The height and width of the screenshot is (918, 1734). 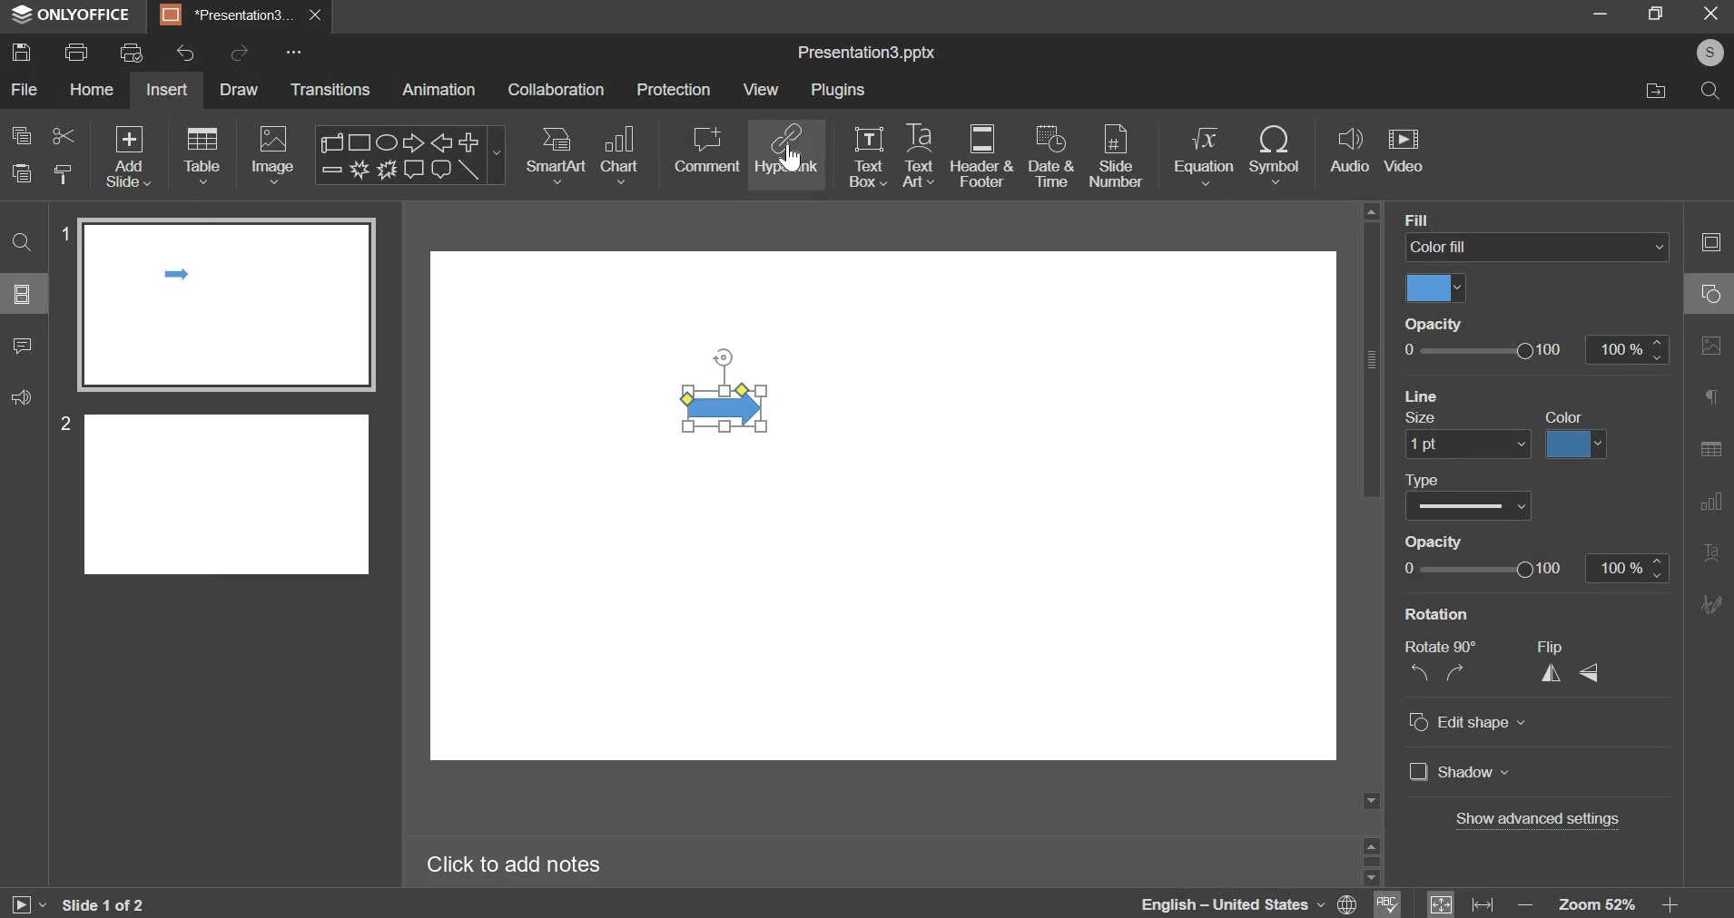 What do you see at coordinates (223, 18) in the screenshot?
I see `Presentation3` at bounding box center [223, 18].